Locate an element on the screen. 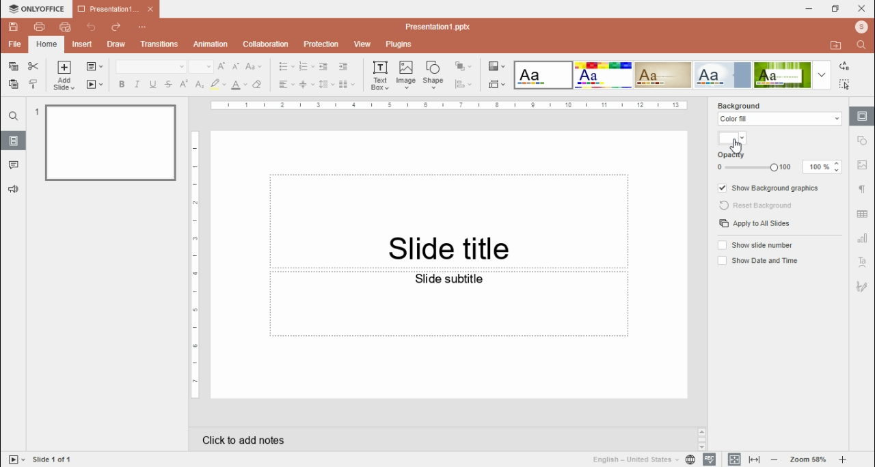  open file location is located at coordinates (837, 46).